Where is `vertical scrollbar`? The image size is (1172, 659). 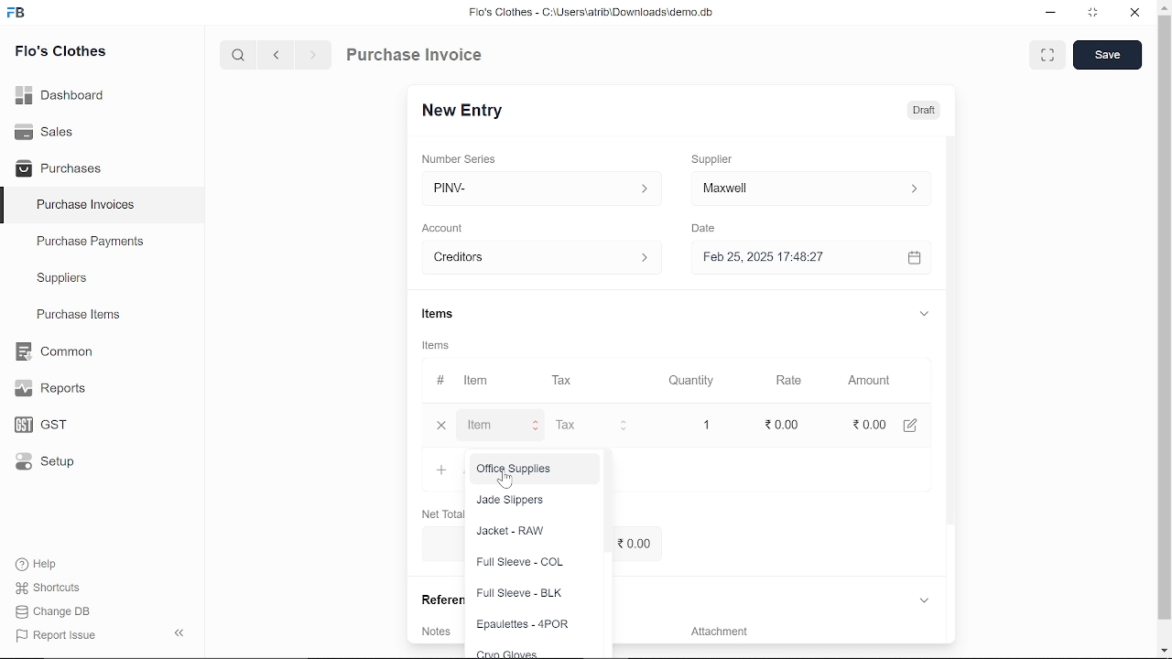
vertical scrollbar is located at coordinates (611, 502).